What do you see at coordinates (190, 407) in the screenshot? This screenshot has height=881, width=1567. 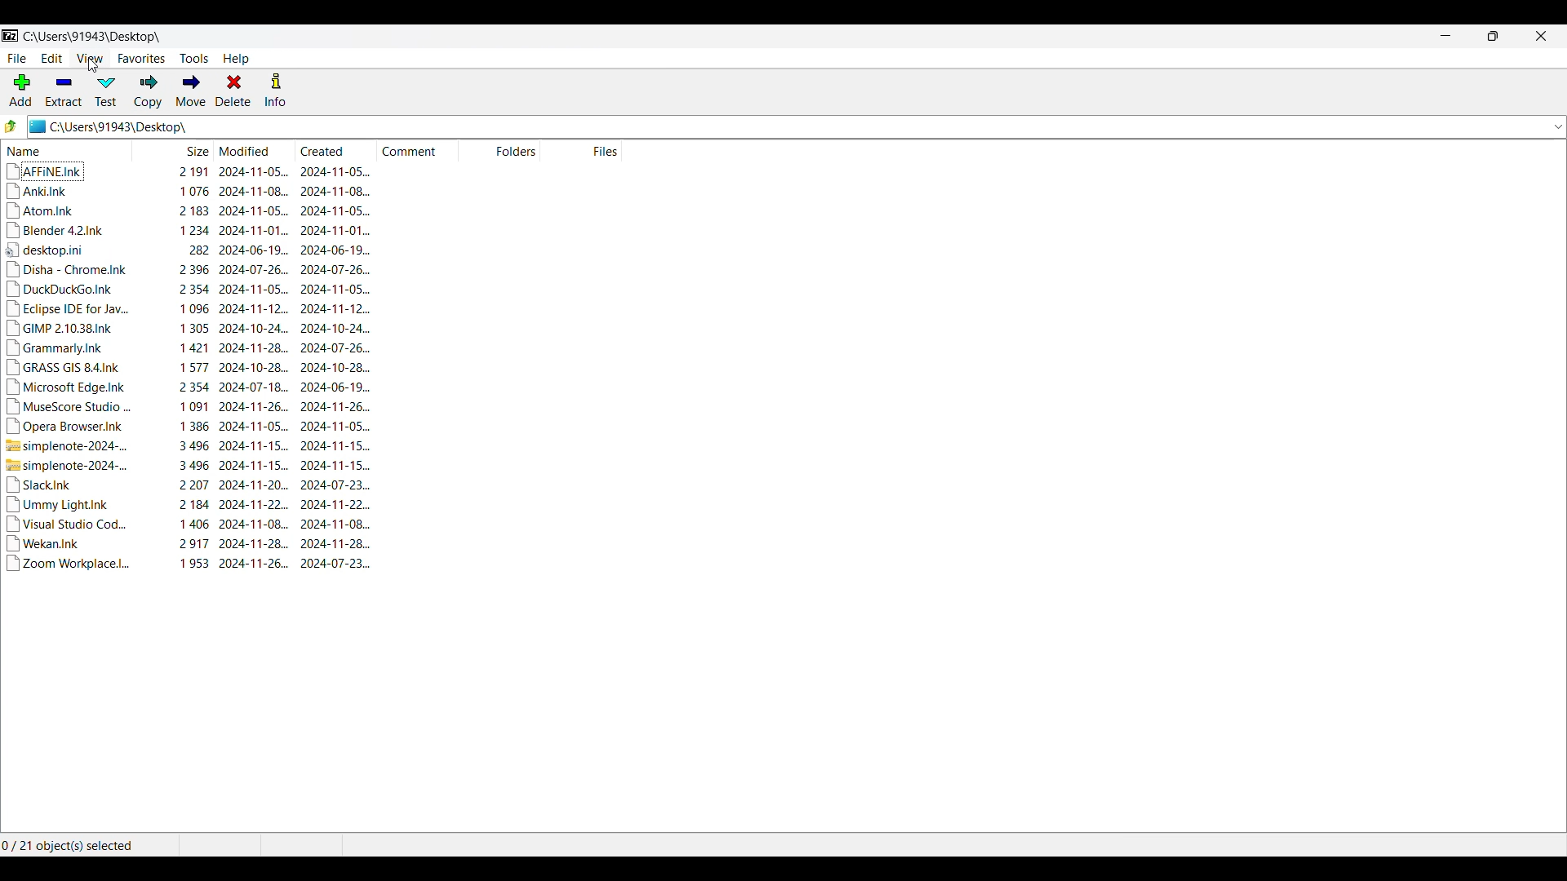 I see `MuseScore Studio ... 1091 2024-11-26... 2024-11-26...` at bounding box center [190, 407].